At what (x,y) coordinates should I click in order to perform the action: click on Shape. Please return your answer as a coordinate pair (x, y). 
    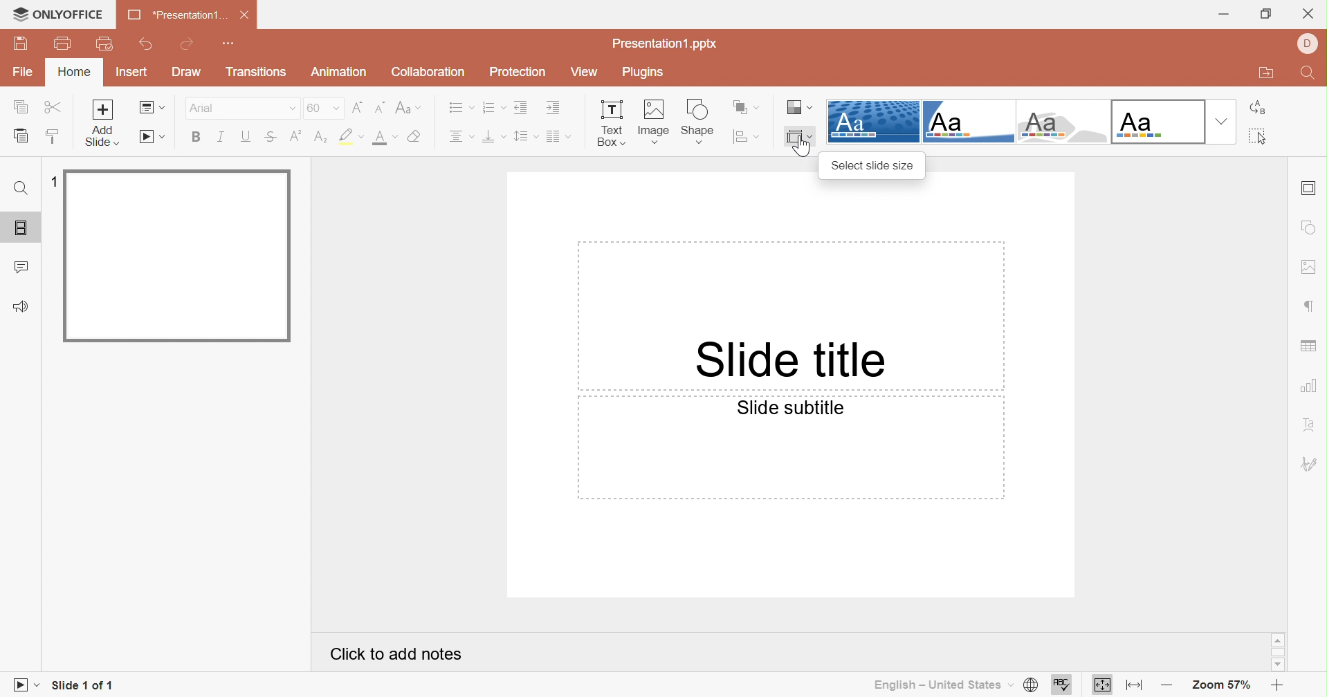
    Looking at the image, I should click on (696, 121).